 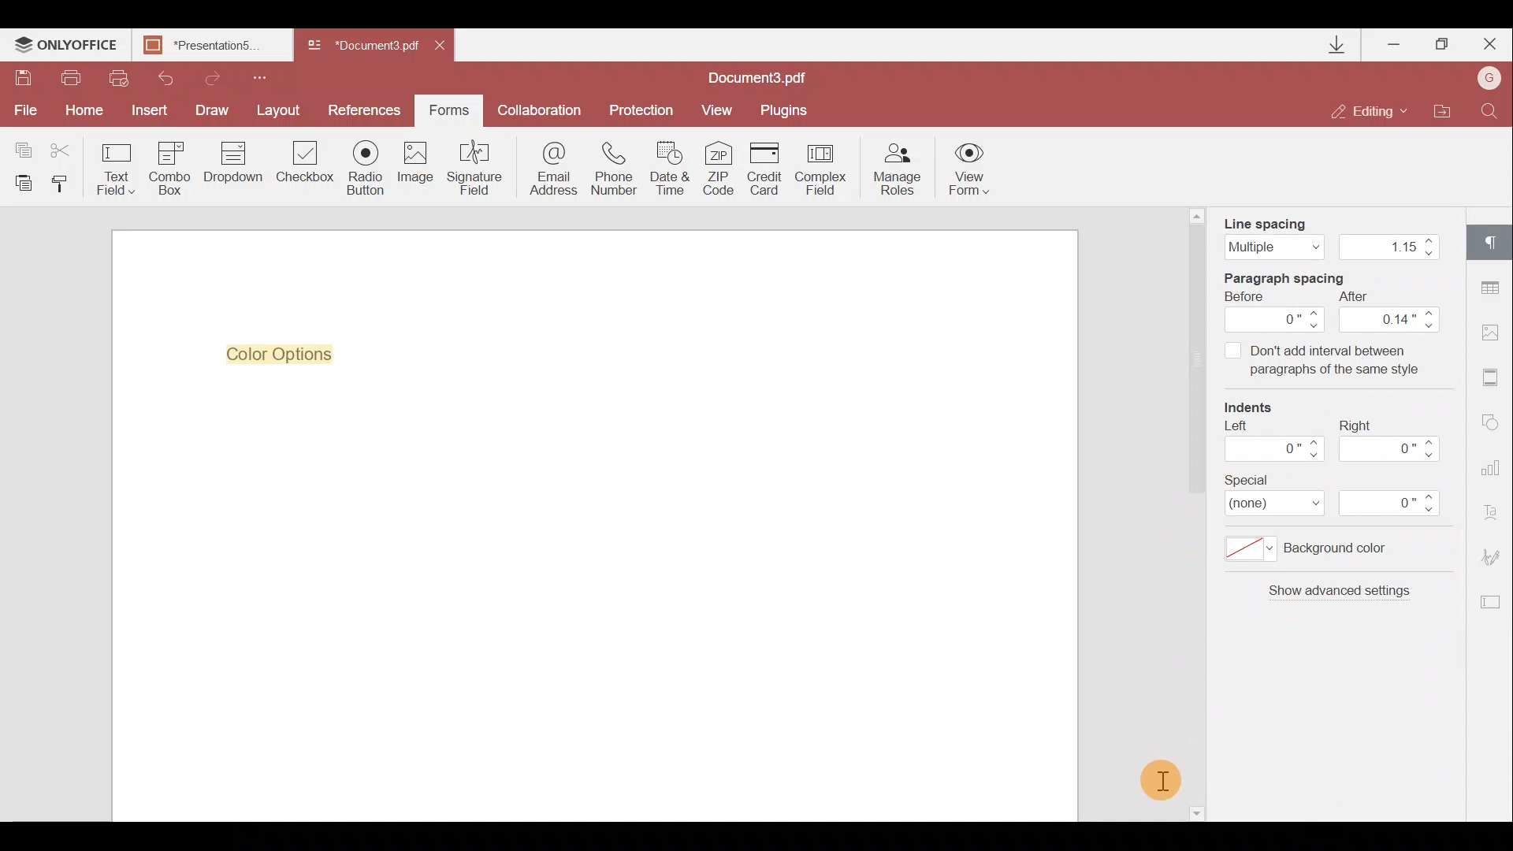 I want to click on Preferences, so click(x=366, y=110).